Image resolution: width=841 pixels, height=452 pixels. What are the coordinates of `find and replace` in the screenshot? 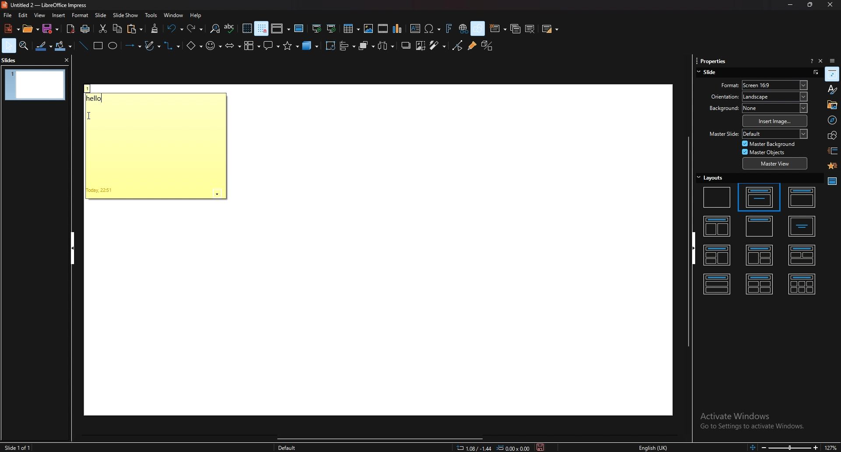 It's located at (214, 28).